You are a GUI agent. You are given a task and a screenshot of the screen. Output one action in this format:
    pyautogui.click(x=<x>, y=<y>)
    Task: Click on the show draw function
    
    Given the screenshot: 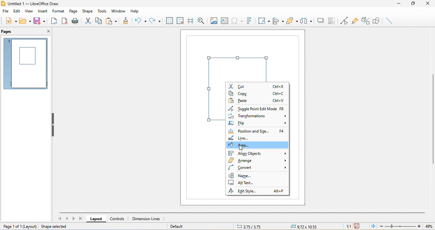 What is the action you would take?
    pyautogui.click(x=377, y=20)
    